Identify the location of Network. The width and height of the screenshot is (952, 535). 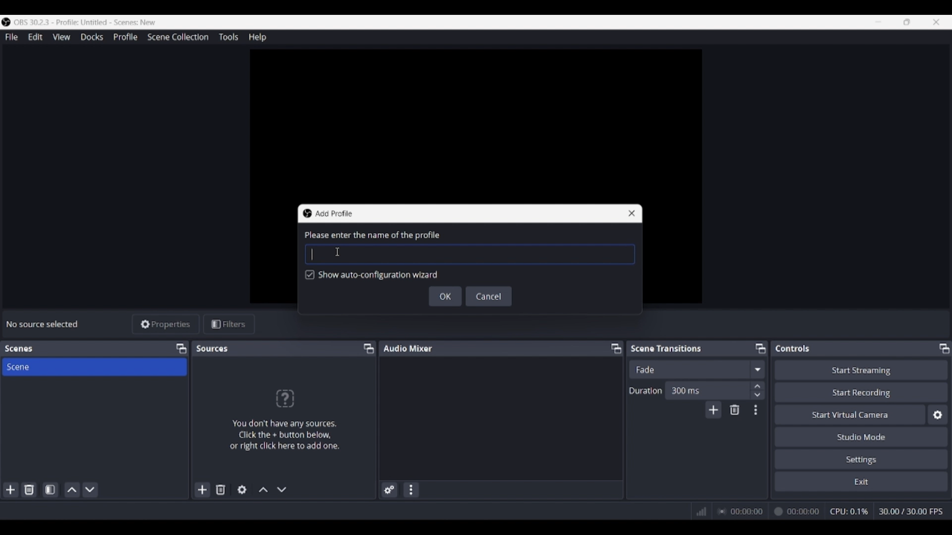
(698, 510).